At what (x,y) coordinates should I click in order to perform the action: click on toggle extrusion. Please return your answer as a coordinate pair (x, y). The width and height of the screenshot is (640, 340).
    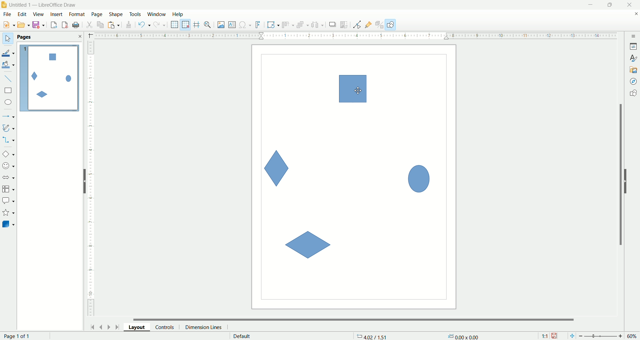
    Looking at the image, I should click on (379, 25).